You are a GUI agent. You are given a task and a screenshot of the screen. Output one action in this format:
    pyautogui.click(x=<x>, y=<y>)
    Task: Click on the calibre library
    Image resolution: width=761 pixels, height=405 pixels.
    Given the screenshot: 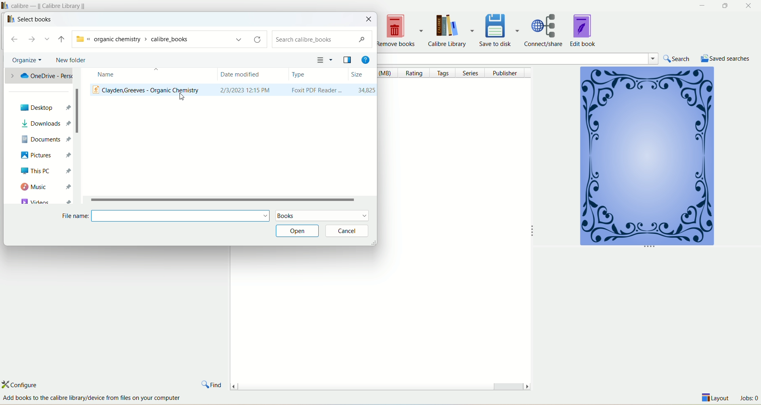 What is the action you would take?
    pyautogui.click(x=453, y=31)
    